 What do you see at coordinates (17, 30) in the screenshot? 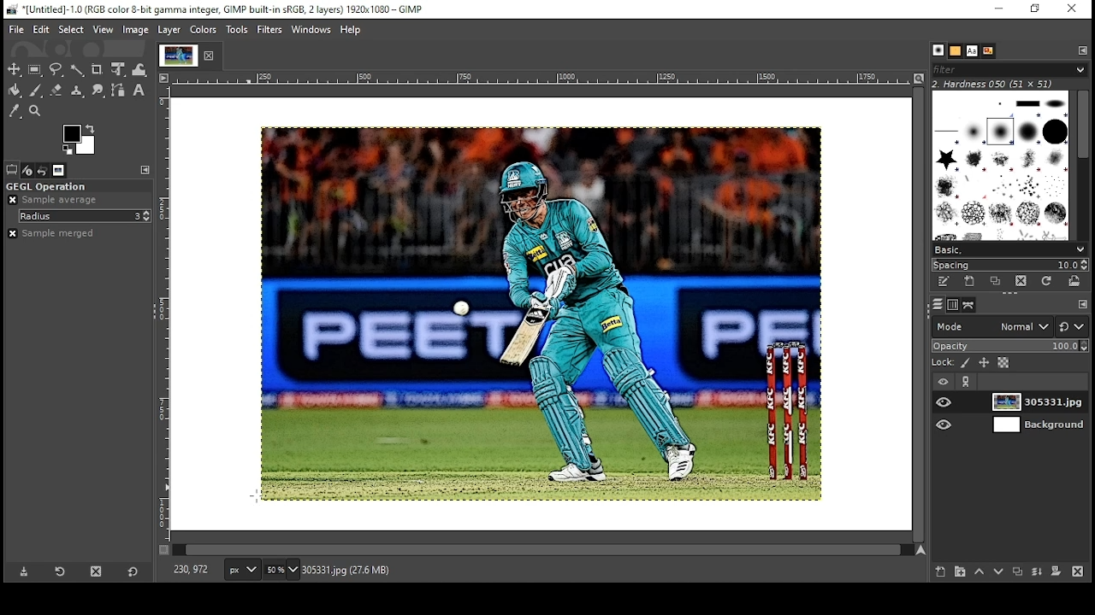
I see `file` at bounding box center [17, 30].